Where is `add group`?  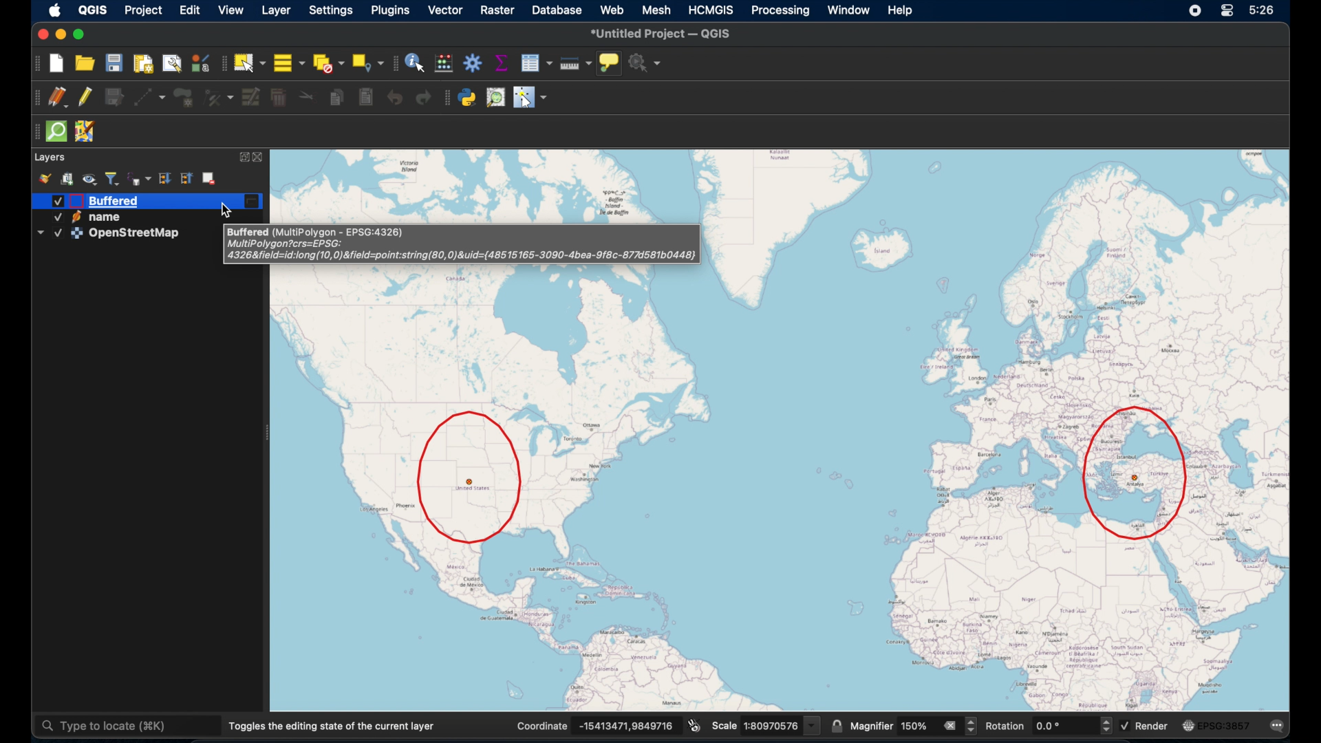 add group is located at coordinates (67, 177).